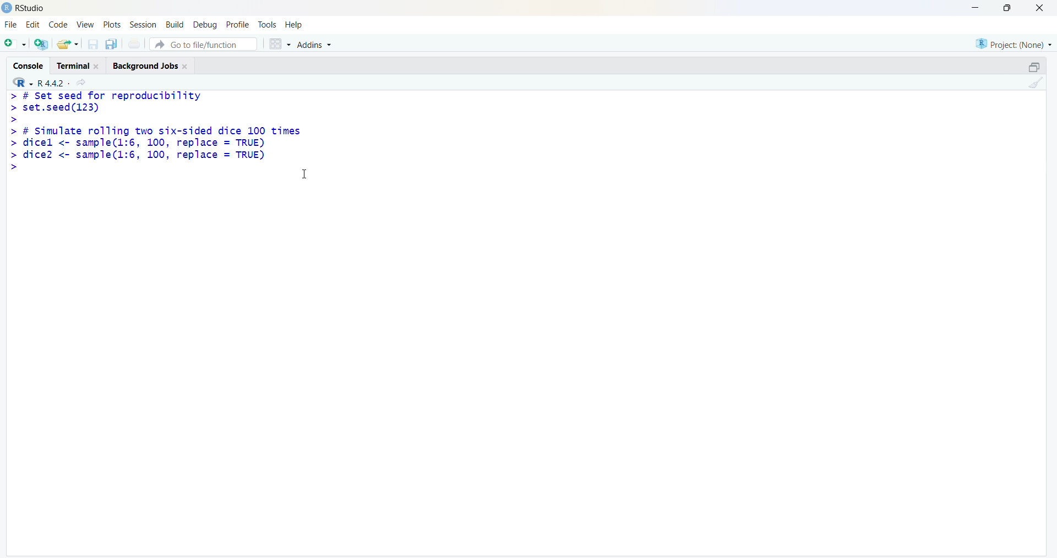 This screenshot has height=558, width=1057. I want to click on plots, so click(112, 24).